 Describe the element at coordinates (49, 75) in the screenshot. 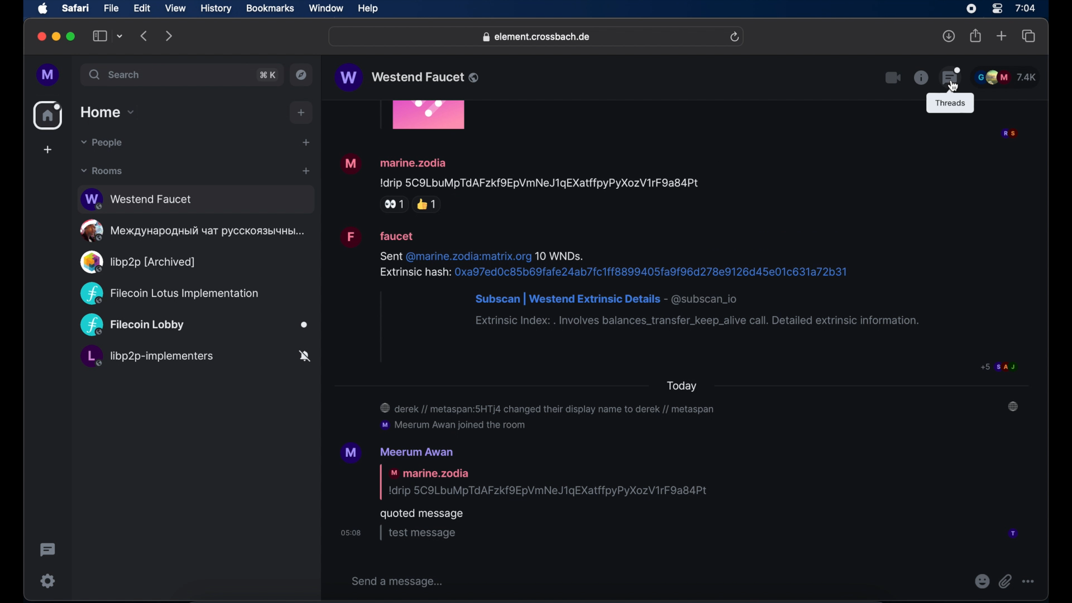

I see `profile` at that location.